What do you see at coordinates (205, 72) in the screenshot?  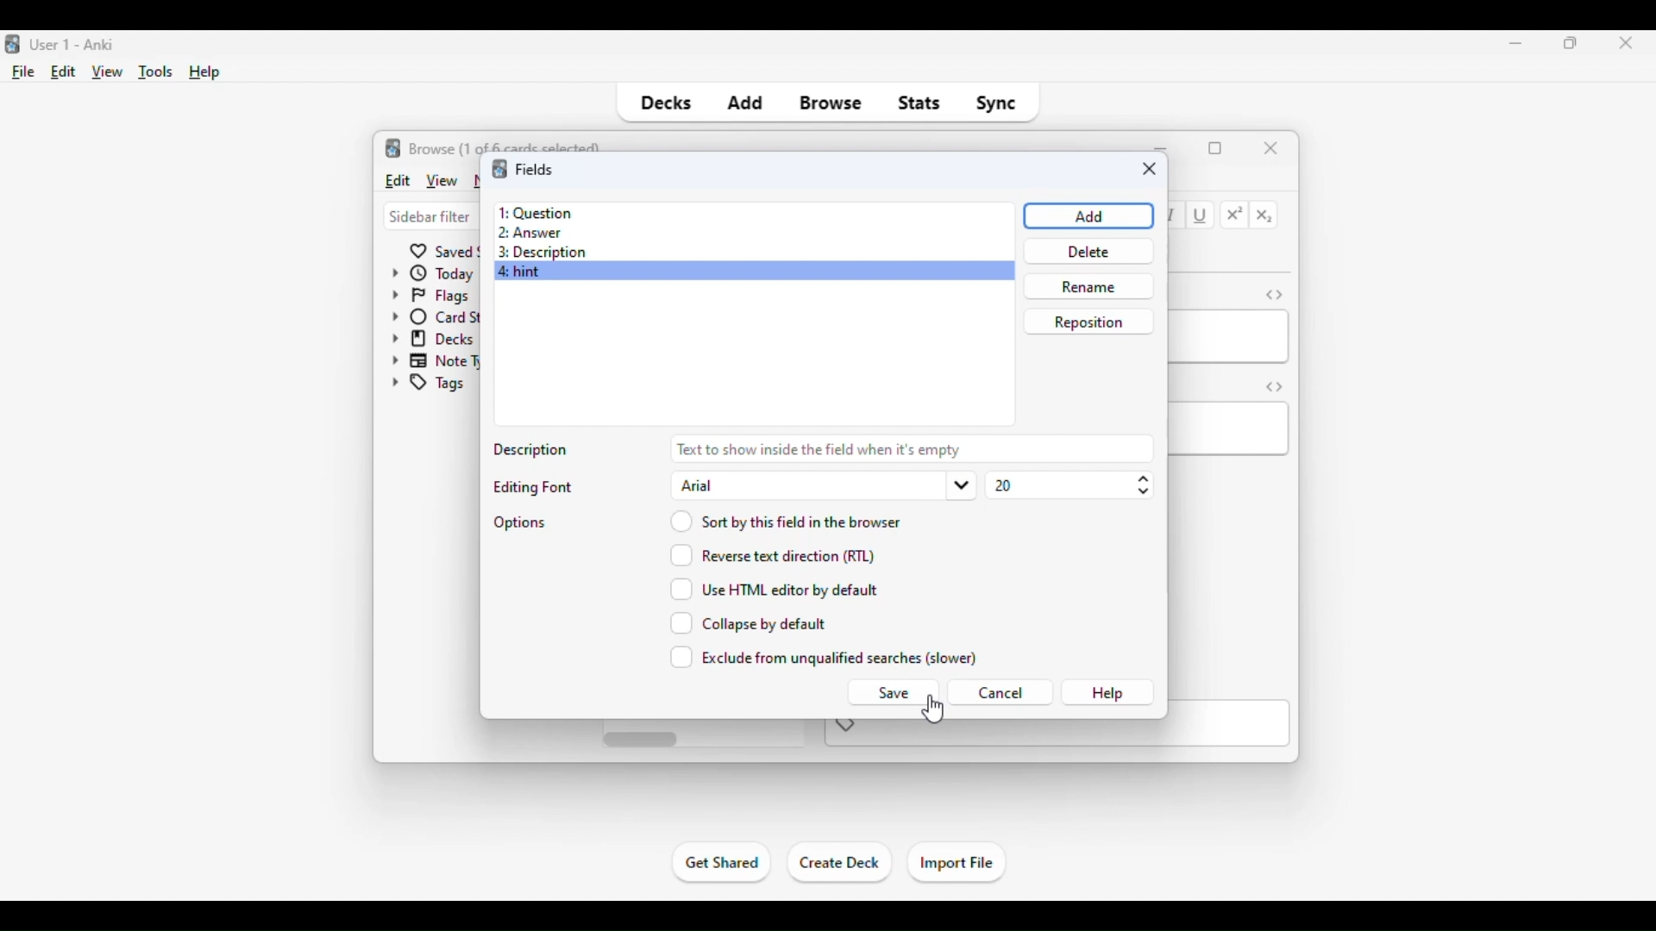 I see `help` at bounding box center [205, 72].